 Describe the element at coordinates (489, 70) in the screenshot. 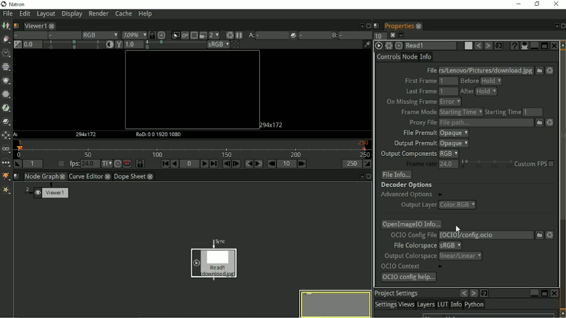

I see `File` at that location.